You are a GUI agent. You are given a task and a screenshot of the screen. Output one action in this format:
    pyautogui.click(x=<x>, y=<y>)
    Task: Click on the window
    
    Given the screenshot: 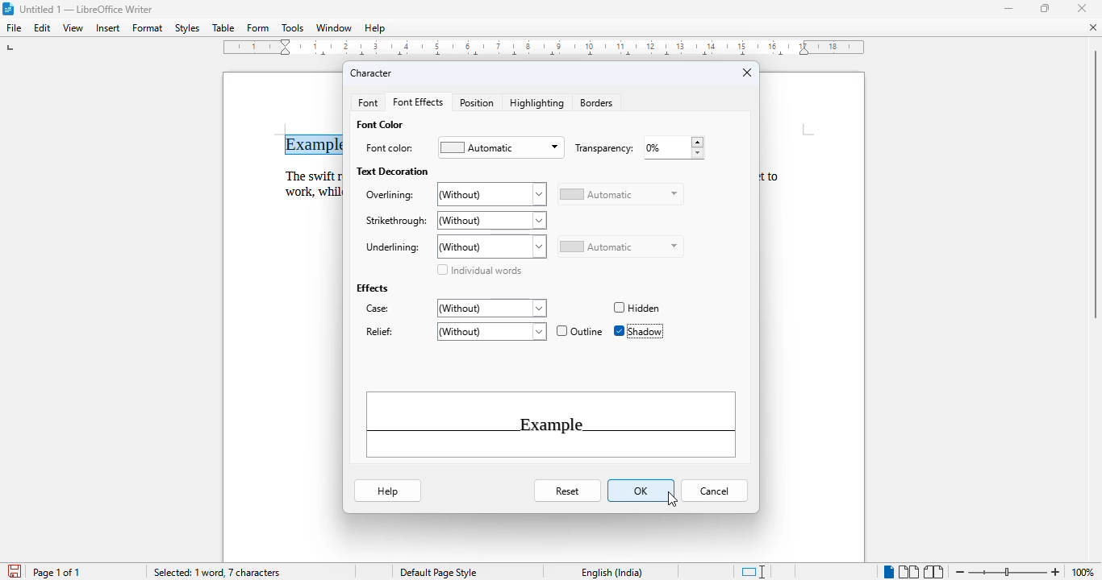 What is the action you would take?
    pyautogui.click(x=334, y=27)
    